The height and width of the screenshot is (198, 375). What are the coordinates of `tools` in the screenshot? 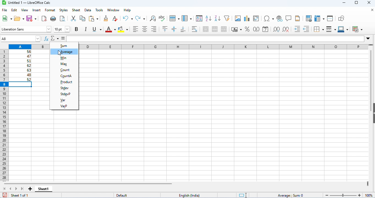 It's located at (99, 10).